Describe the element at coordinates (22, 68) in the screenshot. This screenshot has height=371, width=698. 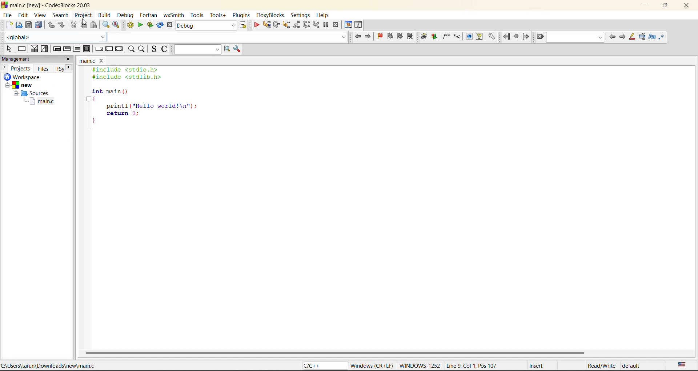
I see `projects` at that location.